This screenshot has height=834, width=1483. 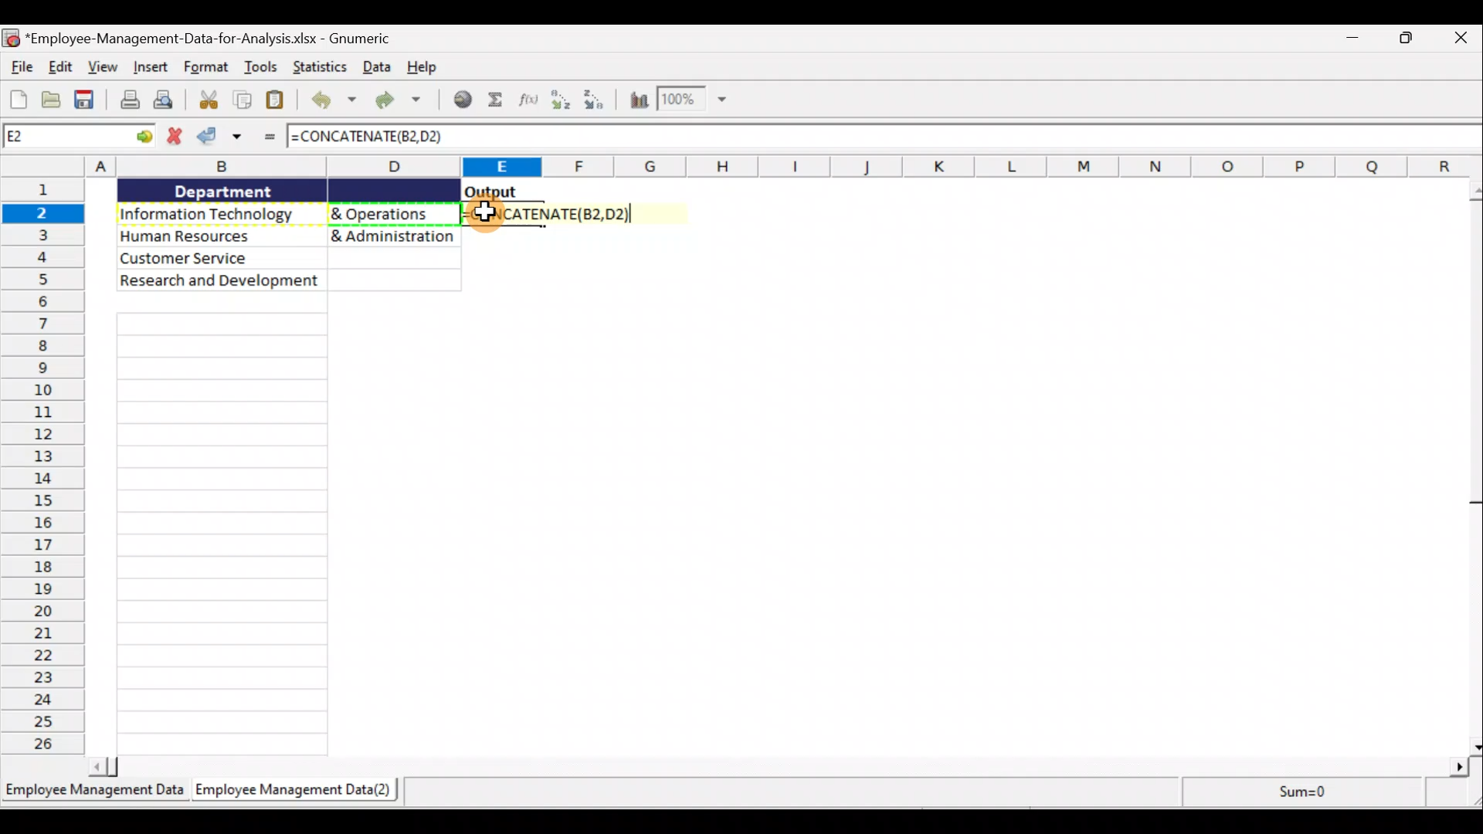 What do you see at coordinates (149, 66) in the screenshot?
I see `Insert` at bounding box center [149, 66].